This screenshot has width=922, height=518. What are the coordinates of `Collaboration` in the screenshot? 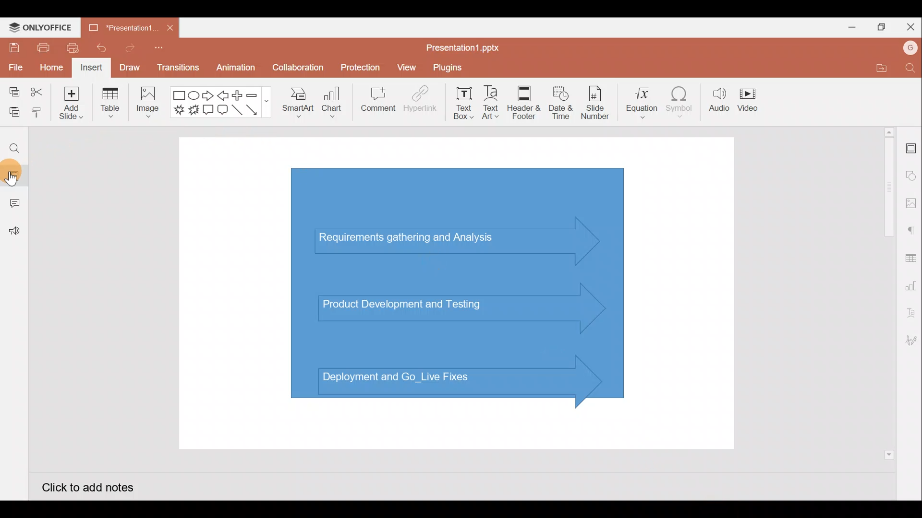 It's located at (297, 68).